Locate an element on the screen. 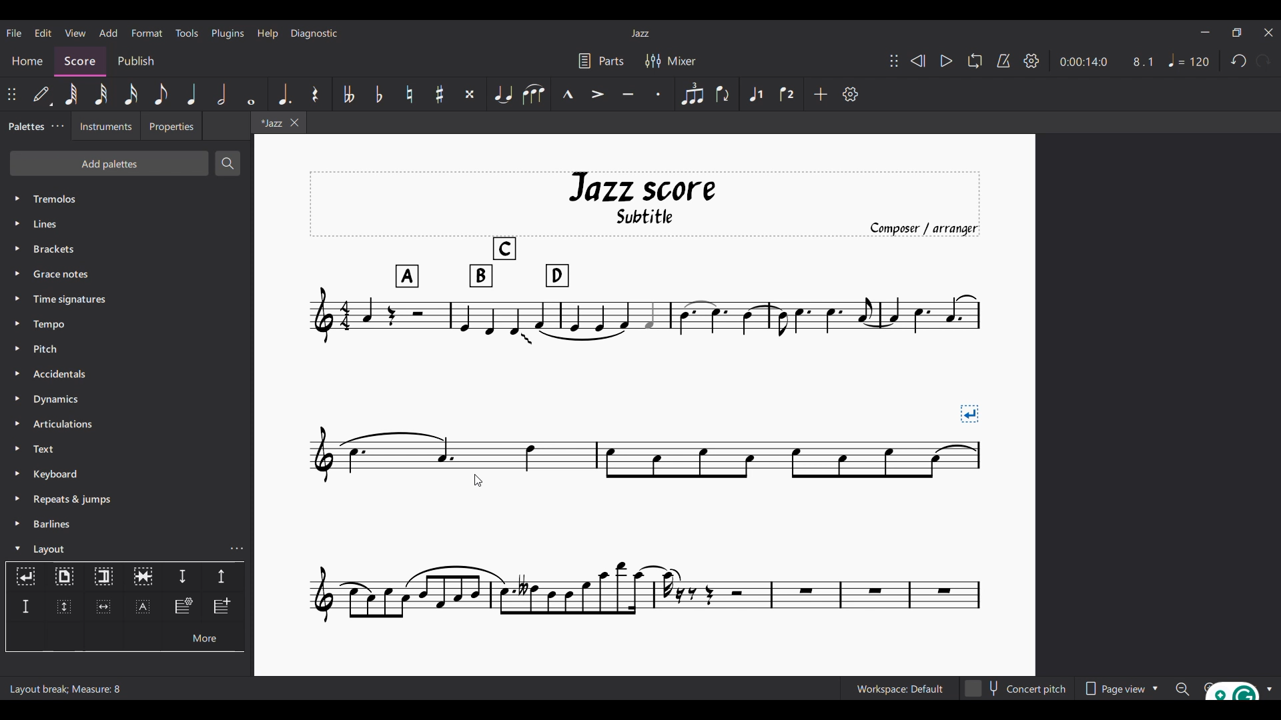  Voice 1 is located at coordinates (755, 94).